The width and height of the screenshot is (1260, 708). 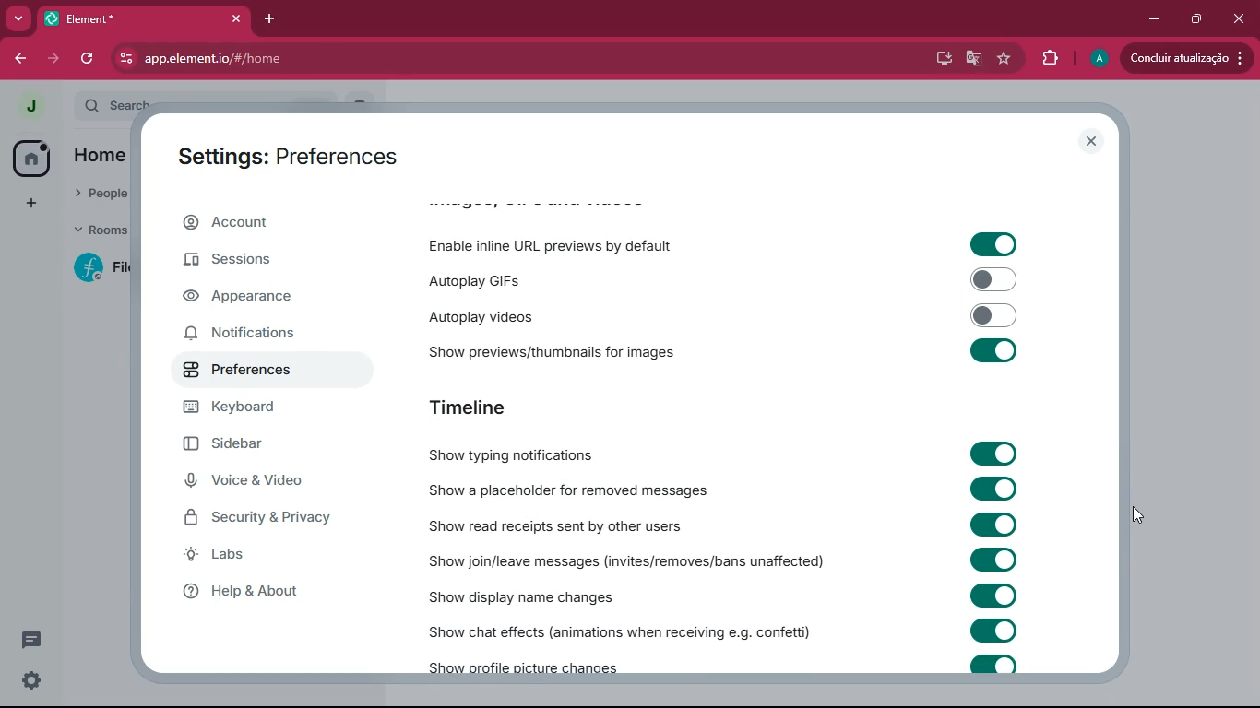 What do you see at coordinates (994, 596) in the screenshot?
I see `toggle on/off` at bounding box center [994, 596].